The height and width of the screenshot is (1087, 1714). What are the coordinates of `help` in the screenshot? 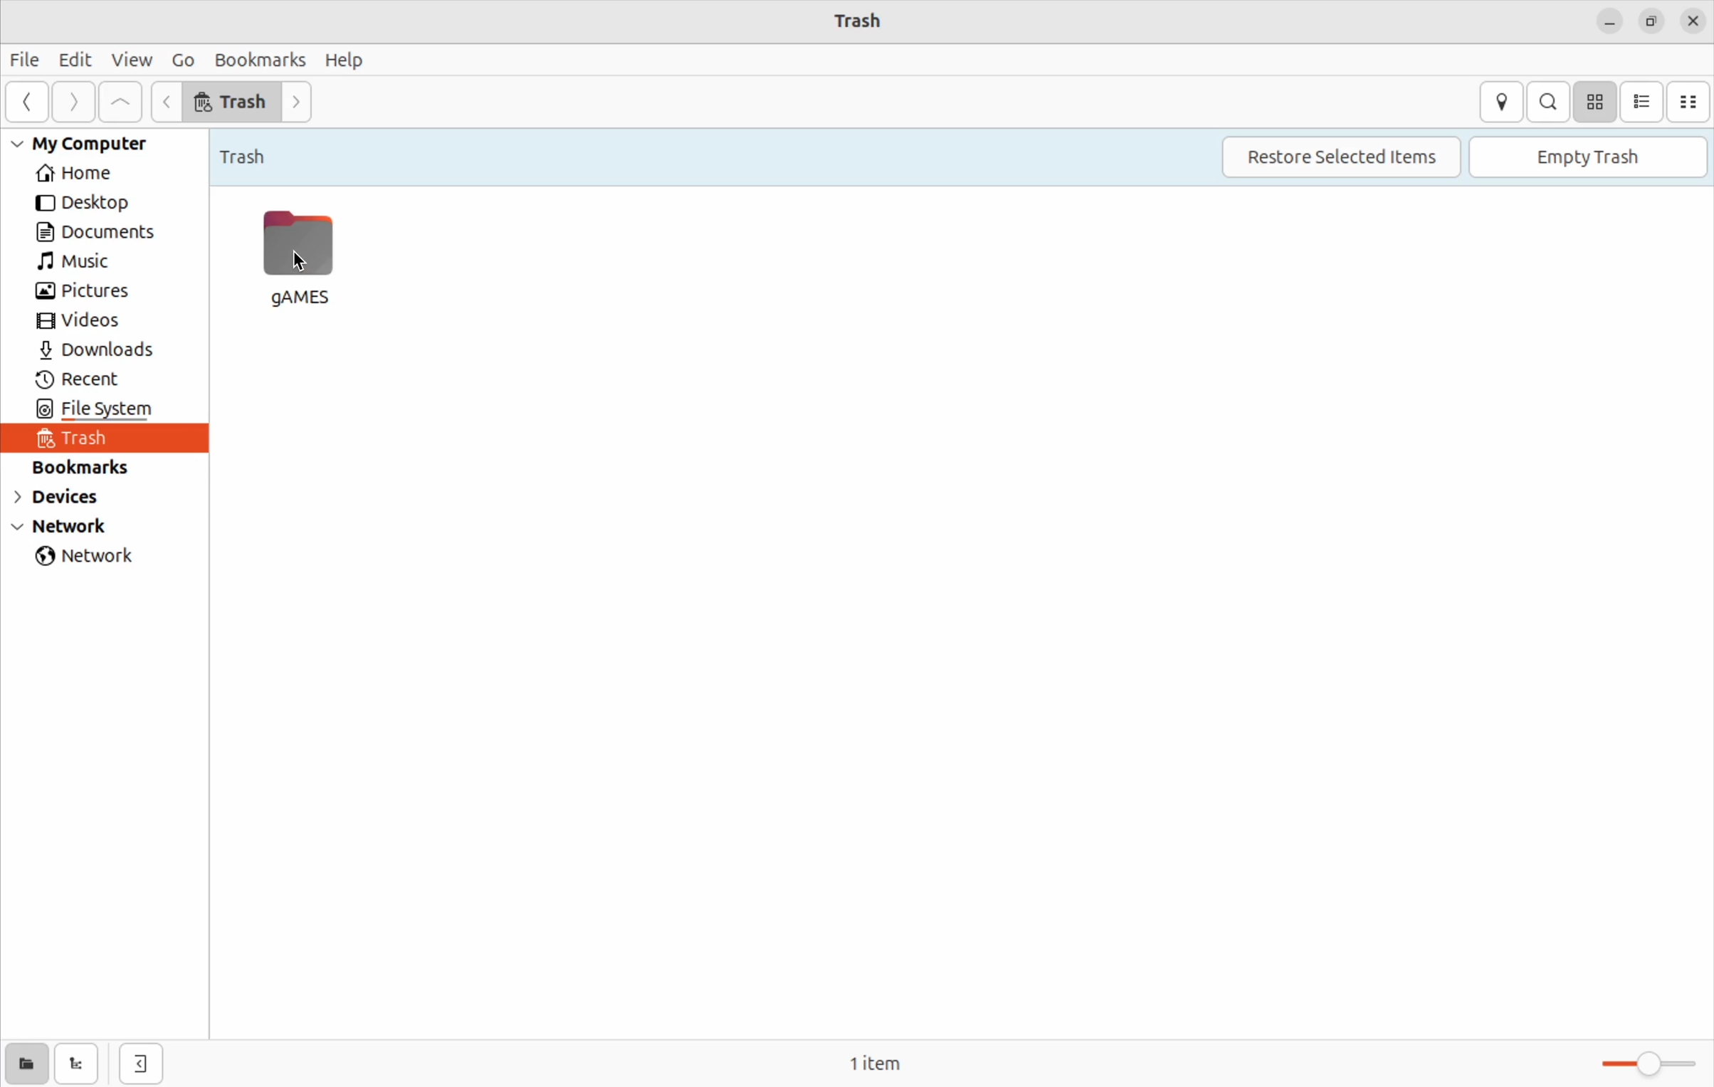 It's located at (345, 59).